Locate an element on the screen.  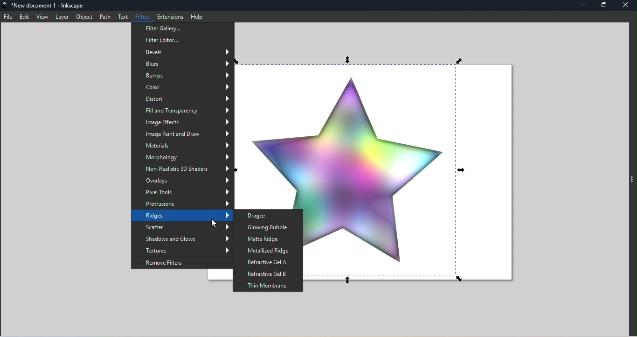
Maximize is located at coordinates (606, 5).